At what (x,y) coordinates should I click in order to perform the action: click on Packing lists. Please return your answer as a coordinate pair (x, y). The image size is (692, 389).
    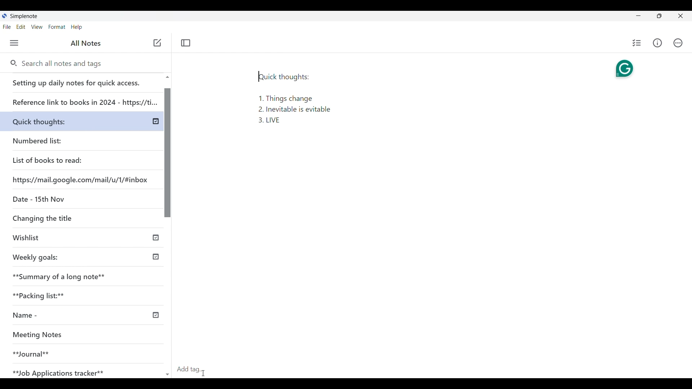
    Looking at the image, I should click on (85, 294).